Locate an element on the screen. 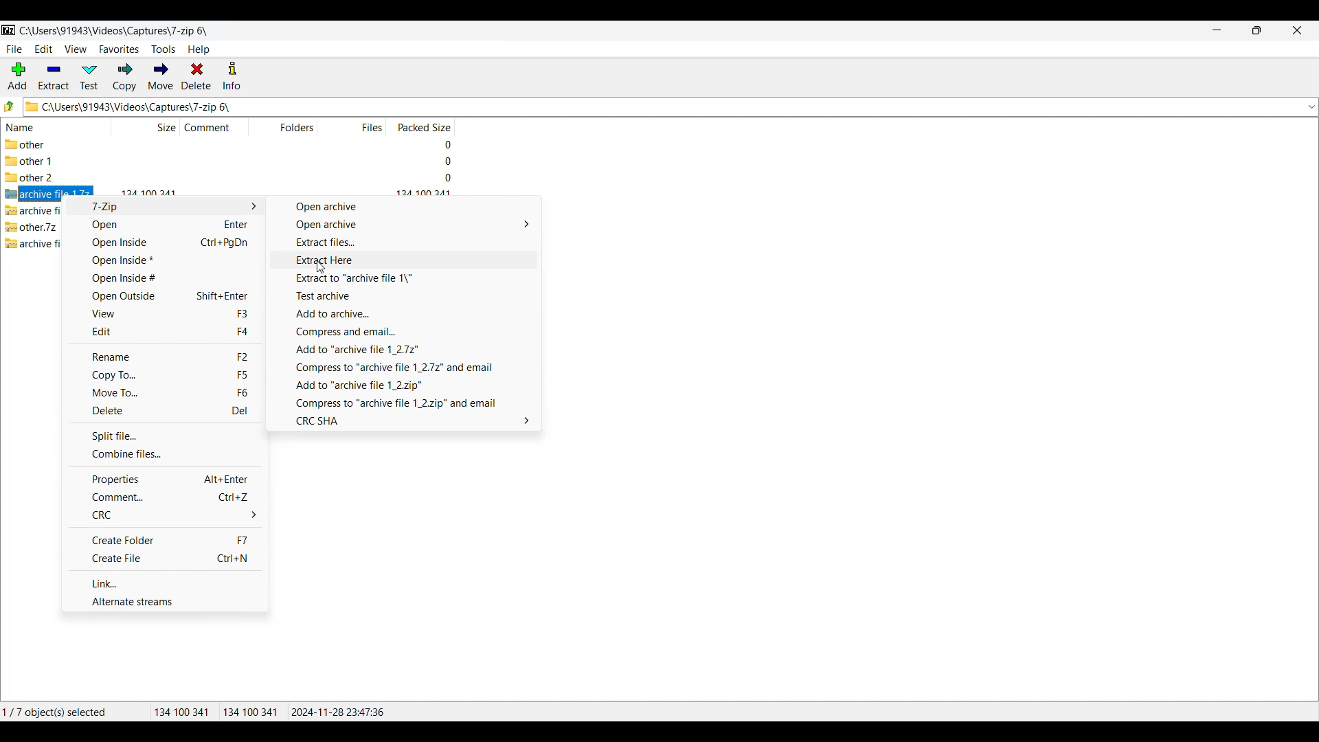 This screenshot has height=742, width=1319. Minimize is located at coordinates (1217, 30).